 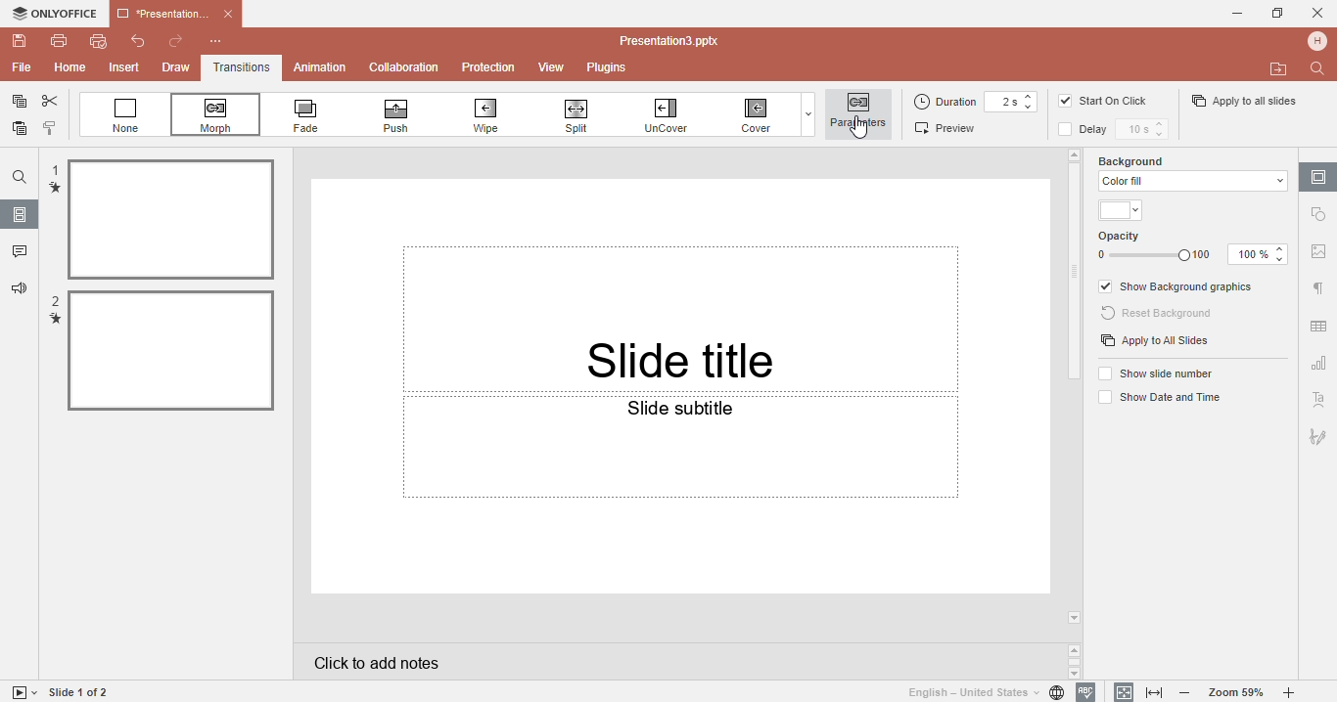 What do you see at coordinates (1318, 255) in the screenshot?
I see `Image settings` at bounding box center [1318, 255].